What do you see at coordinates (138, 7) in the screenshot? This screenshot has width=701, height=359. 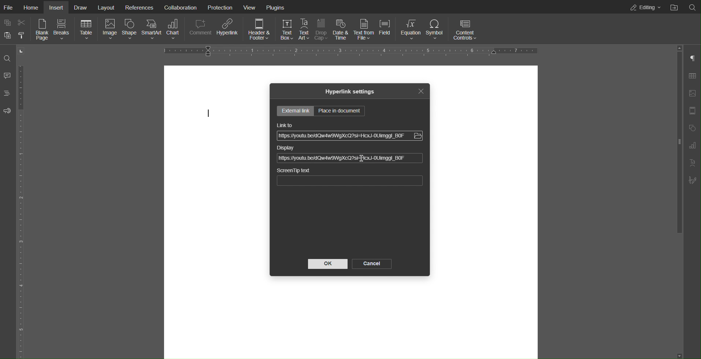 I see `References` at bounding box center [138, 7].